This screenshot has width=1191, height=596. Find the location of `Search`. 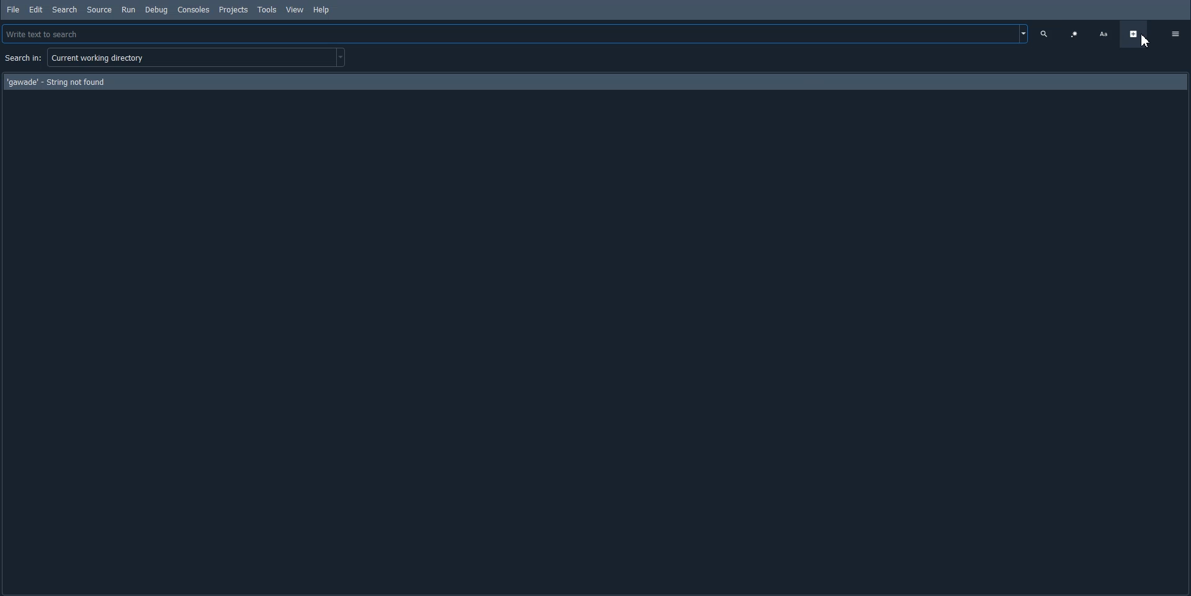

Search is located at coordinates (65, 10).